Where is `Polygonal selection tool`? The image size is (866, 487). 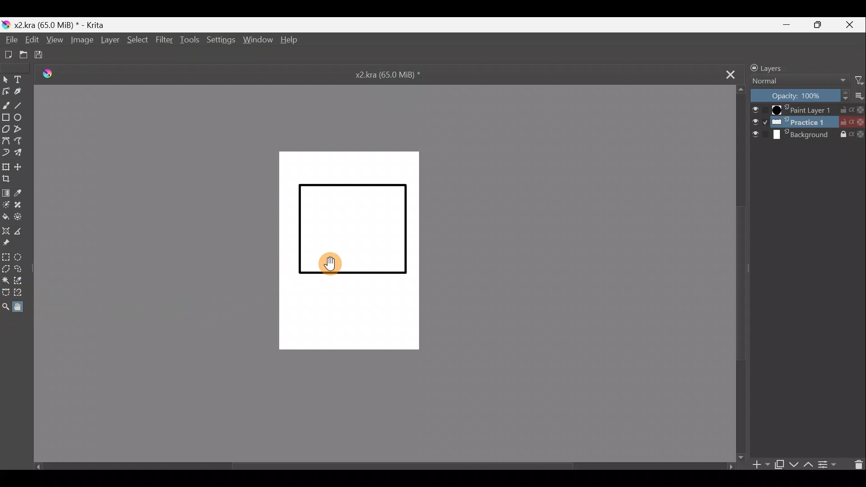
Polygonal selection tool is located at coordinates (6, 270).